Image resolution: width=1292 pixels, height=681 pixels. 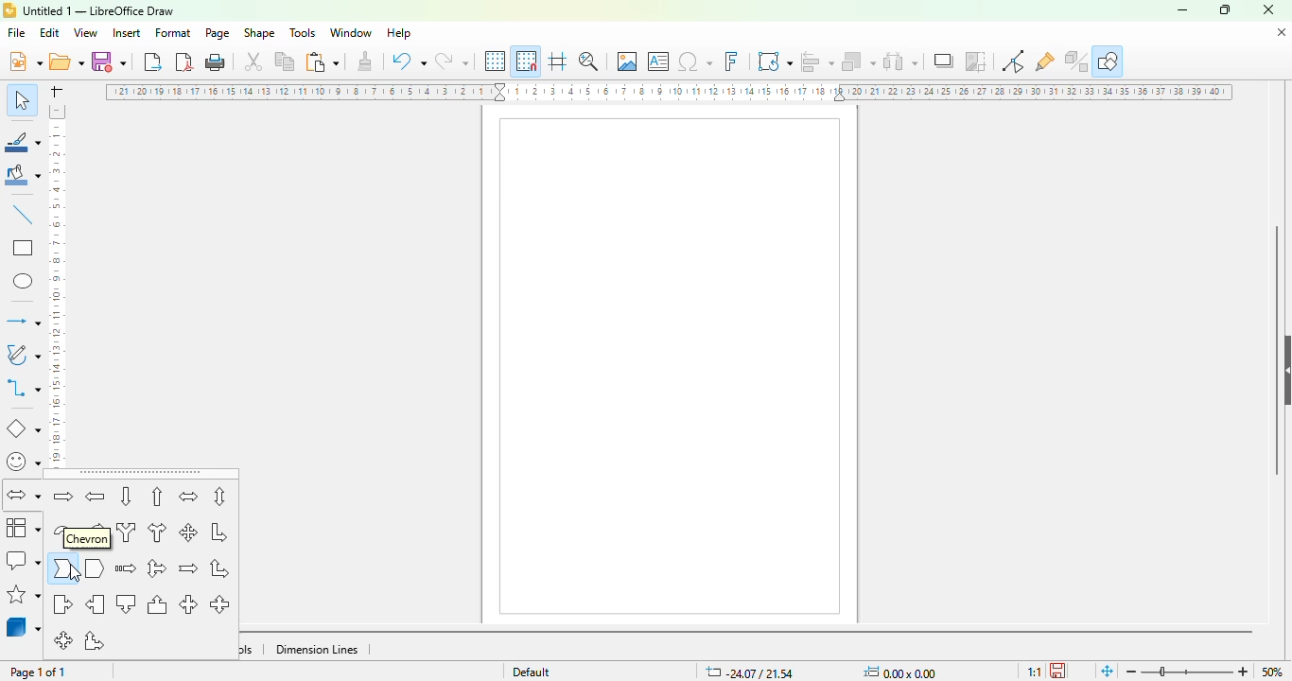 What do you see at coordinates (126, 604) in the screenshot?
I see `down arrow callout` at bounding box center [126, 604].